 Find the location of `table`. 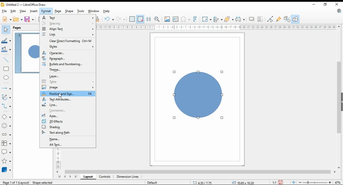

table is located at coordinates (67, 81).